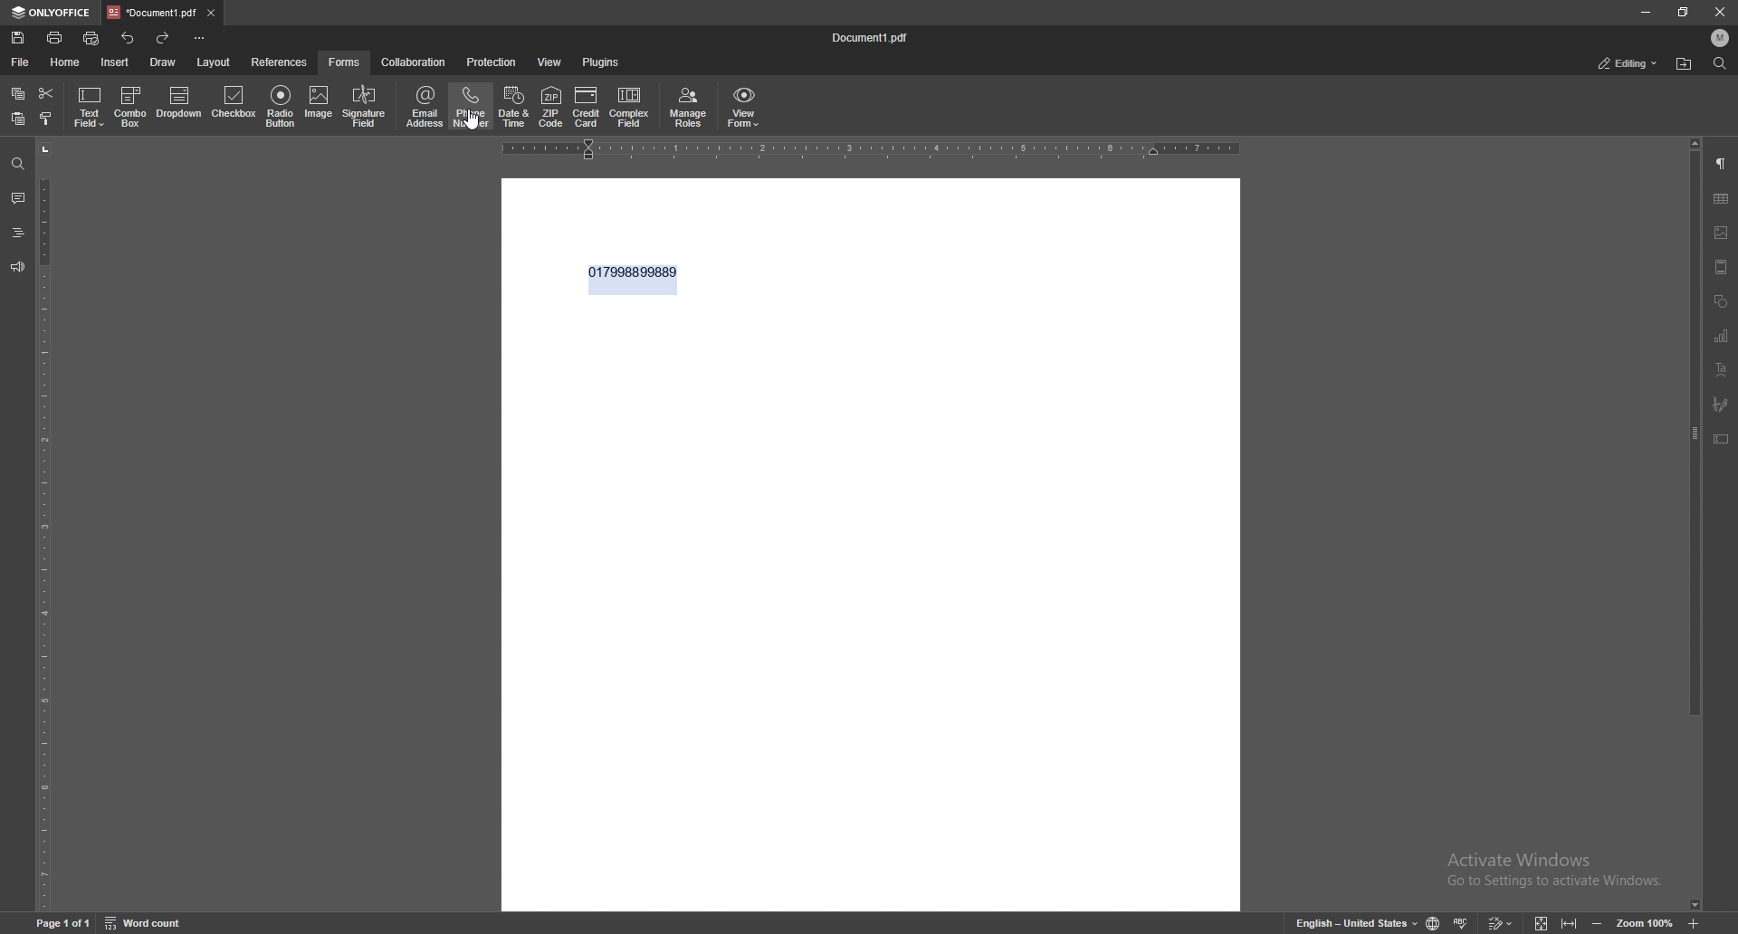 The height and width of the screenshot is (934, 1738). Describe the element at coordinates (279, 63) in the screenshot. I see `reference` at that location.